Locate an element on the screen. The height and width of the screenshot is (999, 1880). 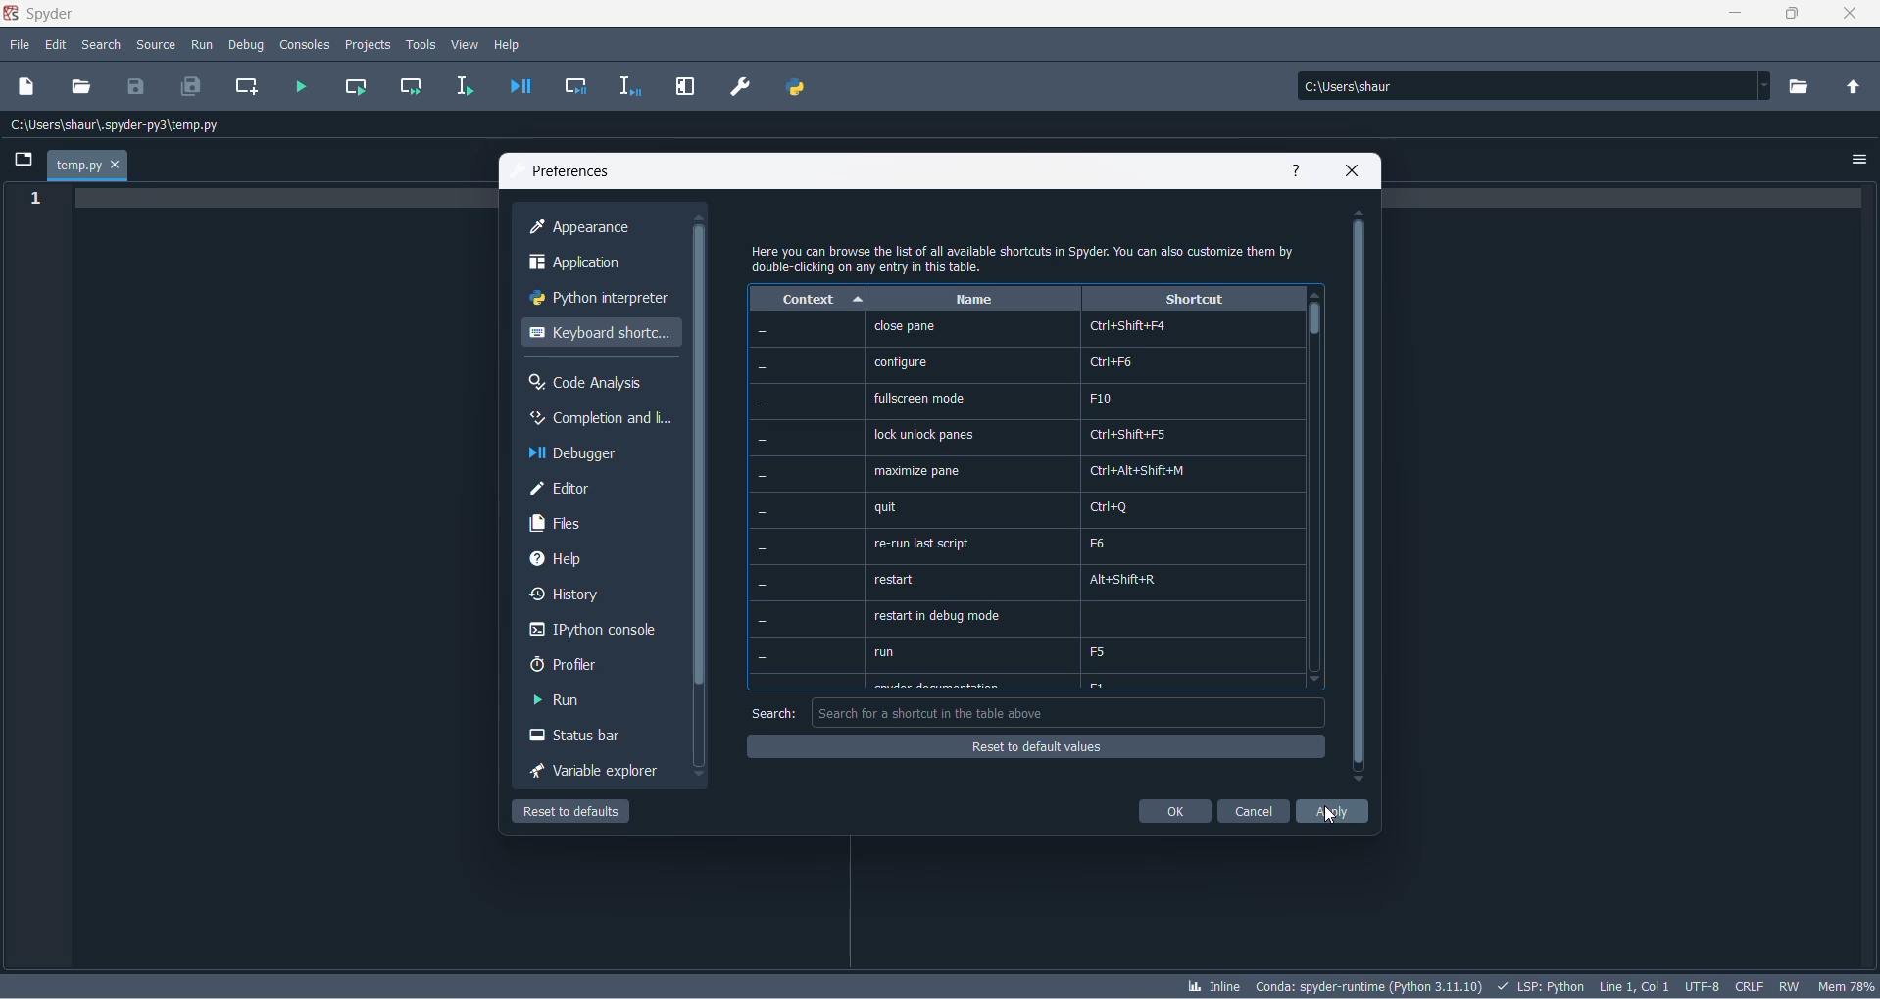
create new cell is located at coordinates (244, 87).